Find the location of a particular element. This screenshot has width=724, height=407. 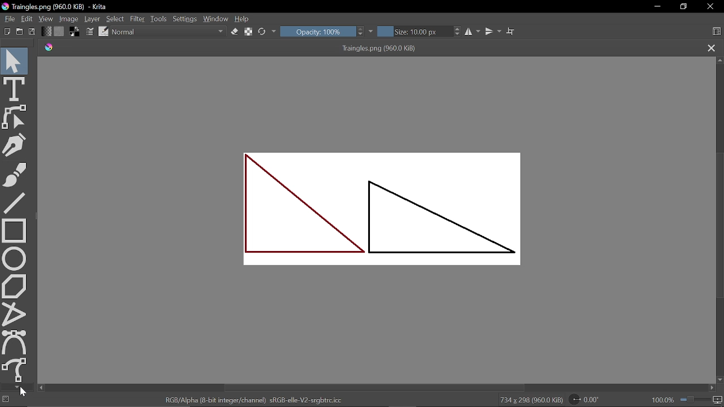

Scroll bar is located at coordinates (719, 227).